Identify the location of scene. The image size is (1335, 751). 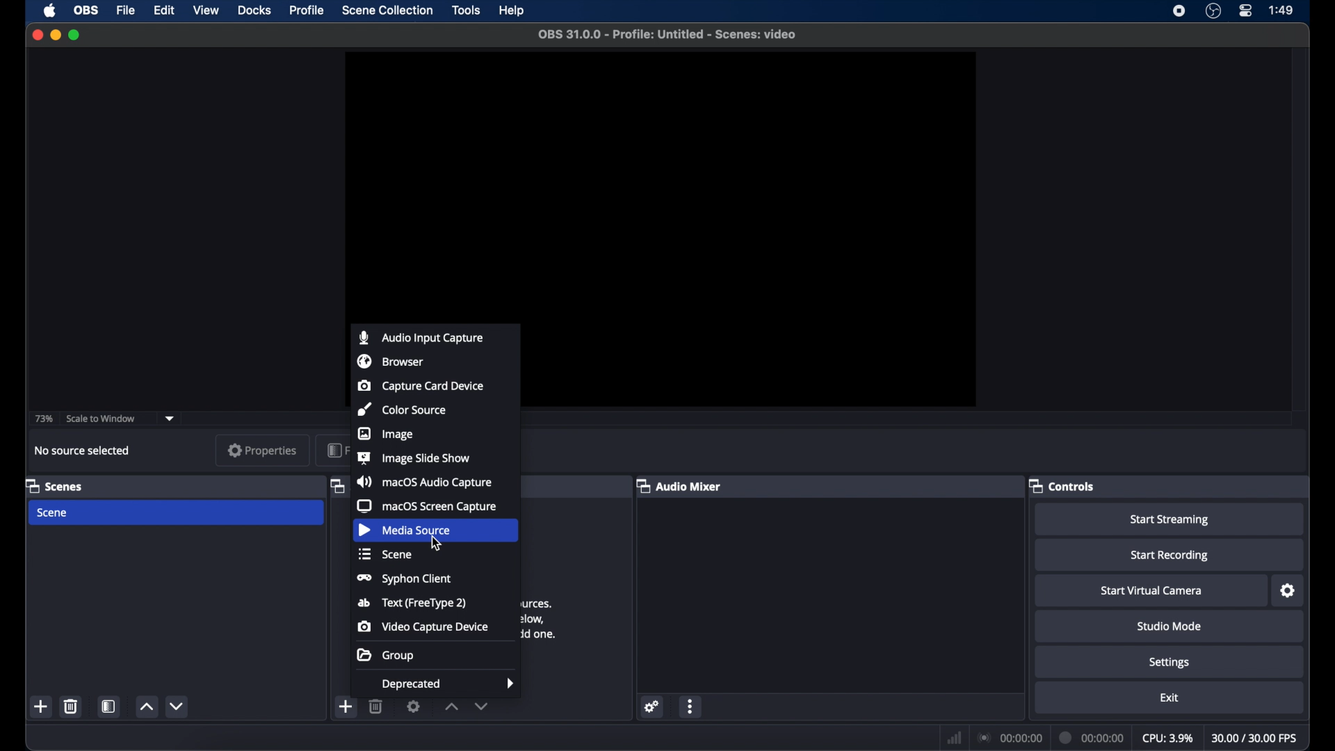
(54, 513).